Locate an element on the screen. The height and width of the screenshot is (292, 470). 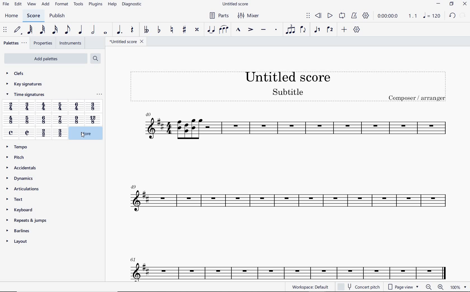
PLUGINS is located at coordinates (95, 5).